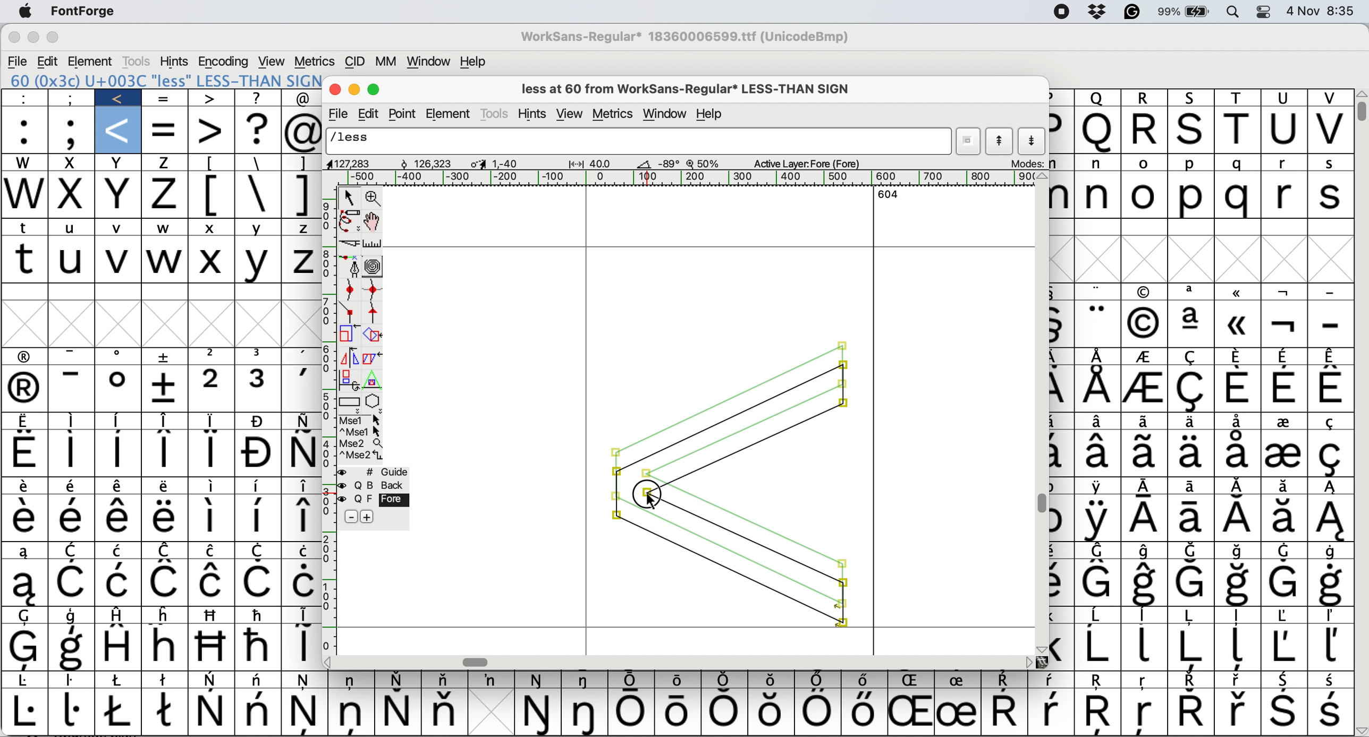  Describe the element at coordinates (26, 585) in the screenshot. I see `Symbol` at that location.